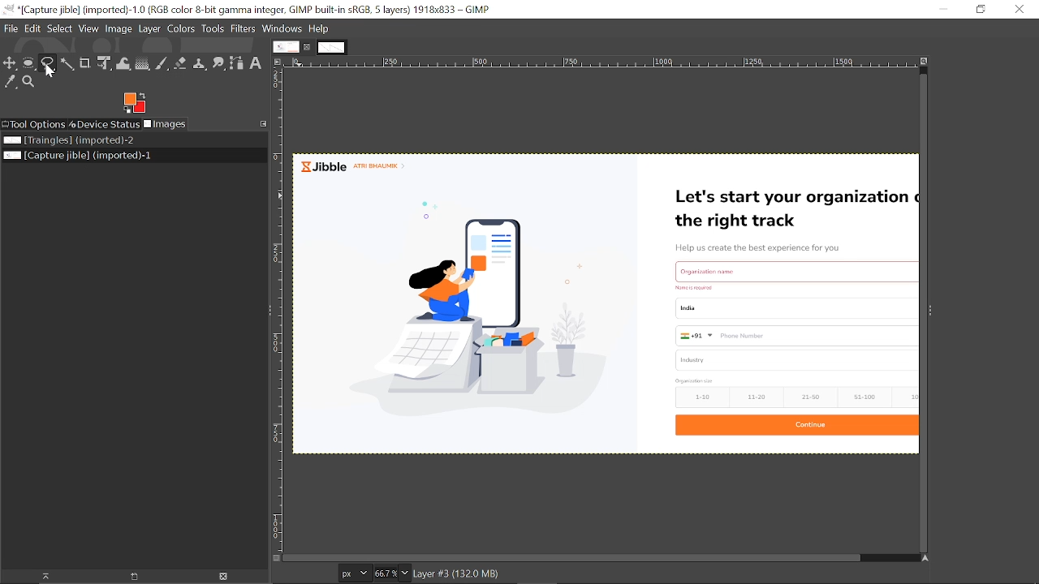 Image resolution: width=1039 pixels, height=584 pixels. What do you see at coordinates (273, 558) in the screenshot?
I see `Toggle quick mask on/off` at bounding box center [273, 558].